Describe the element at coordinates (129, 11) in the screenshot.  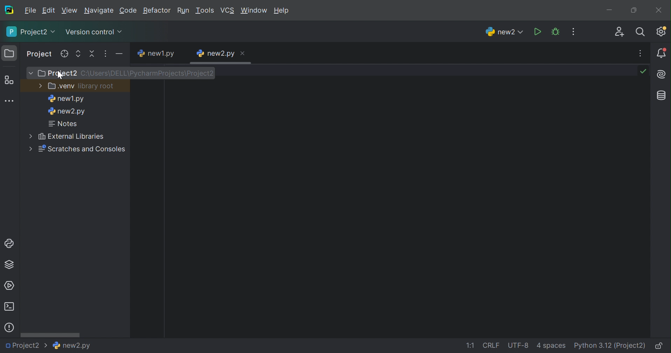
I see `Code` at that location.